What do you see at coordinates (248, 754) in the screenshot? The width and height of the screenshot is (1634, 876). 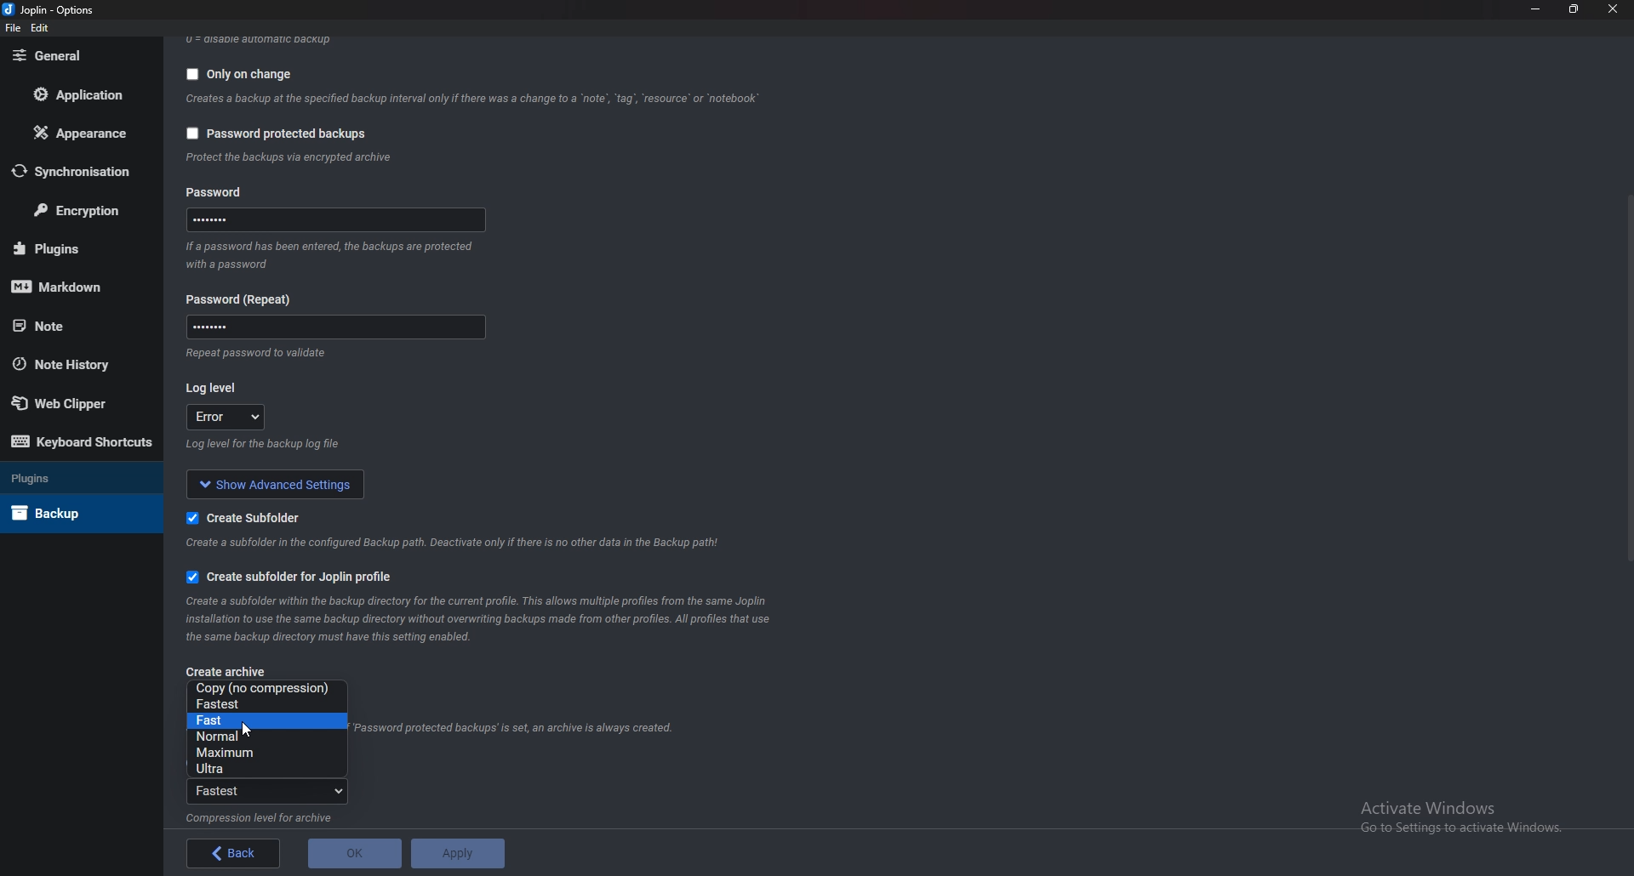 I see `Maximum` at bounding box center [248, 754].